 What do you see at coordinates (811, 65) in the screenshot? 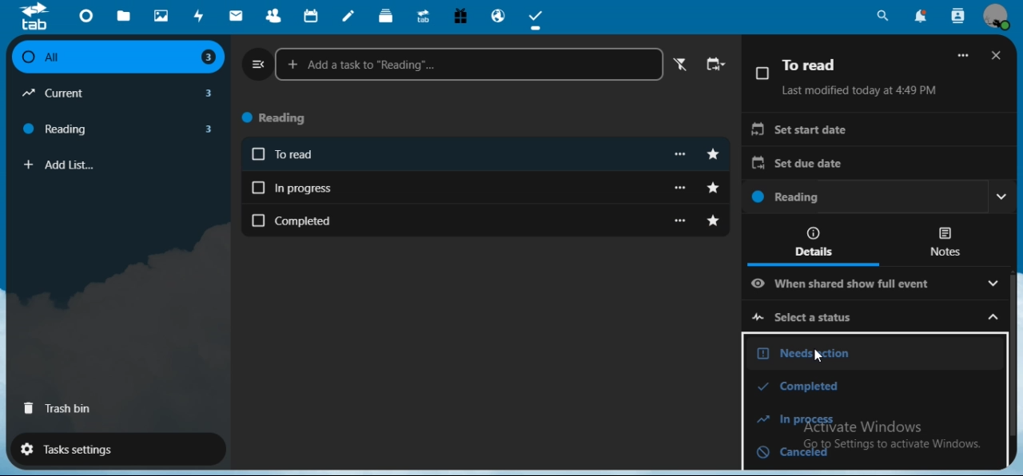
I see `To read` at bounding box center [811, 65].